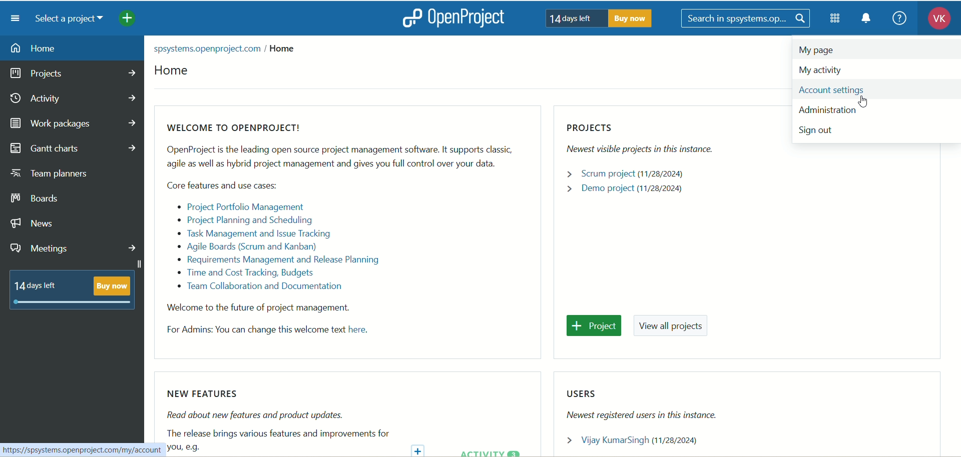 The width and height of the screenshot is (961, 457). I want to click on user , so click(637, 439).